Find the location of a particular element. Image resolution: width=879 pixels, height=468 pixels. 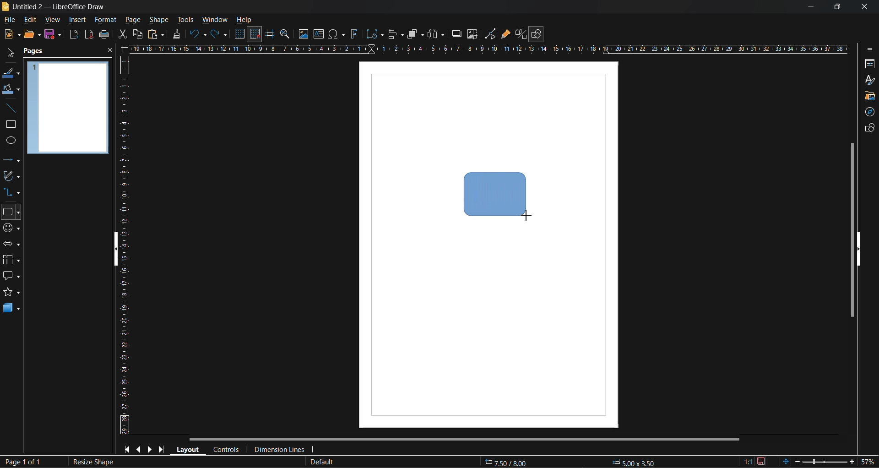

callout shapes is located at coordinates (11, 276).